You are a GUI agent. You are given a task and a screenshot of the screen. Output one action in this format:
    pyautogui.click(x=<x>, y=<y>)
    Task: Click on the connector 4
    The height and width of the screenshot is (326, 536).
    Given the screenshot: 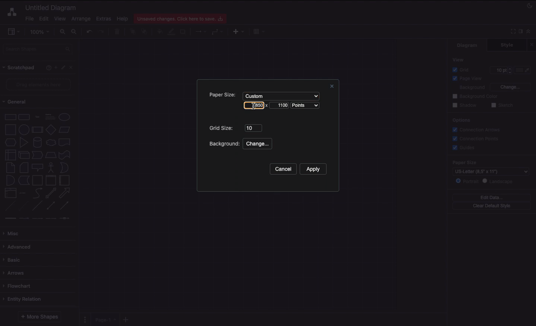 What is the action you would take?
    pyautogui.click(x=51, y=218)
    